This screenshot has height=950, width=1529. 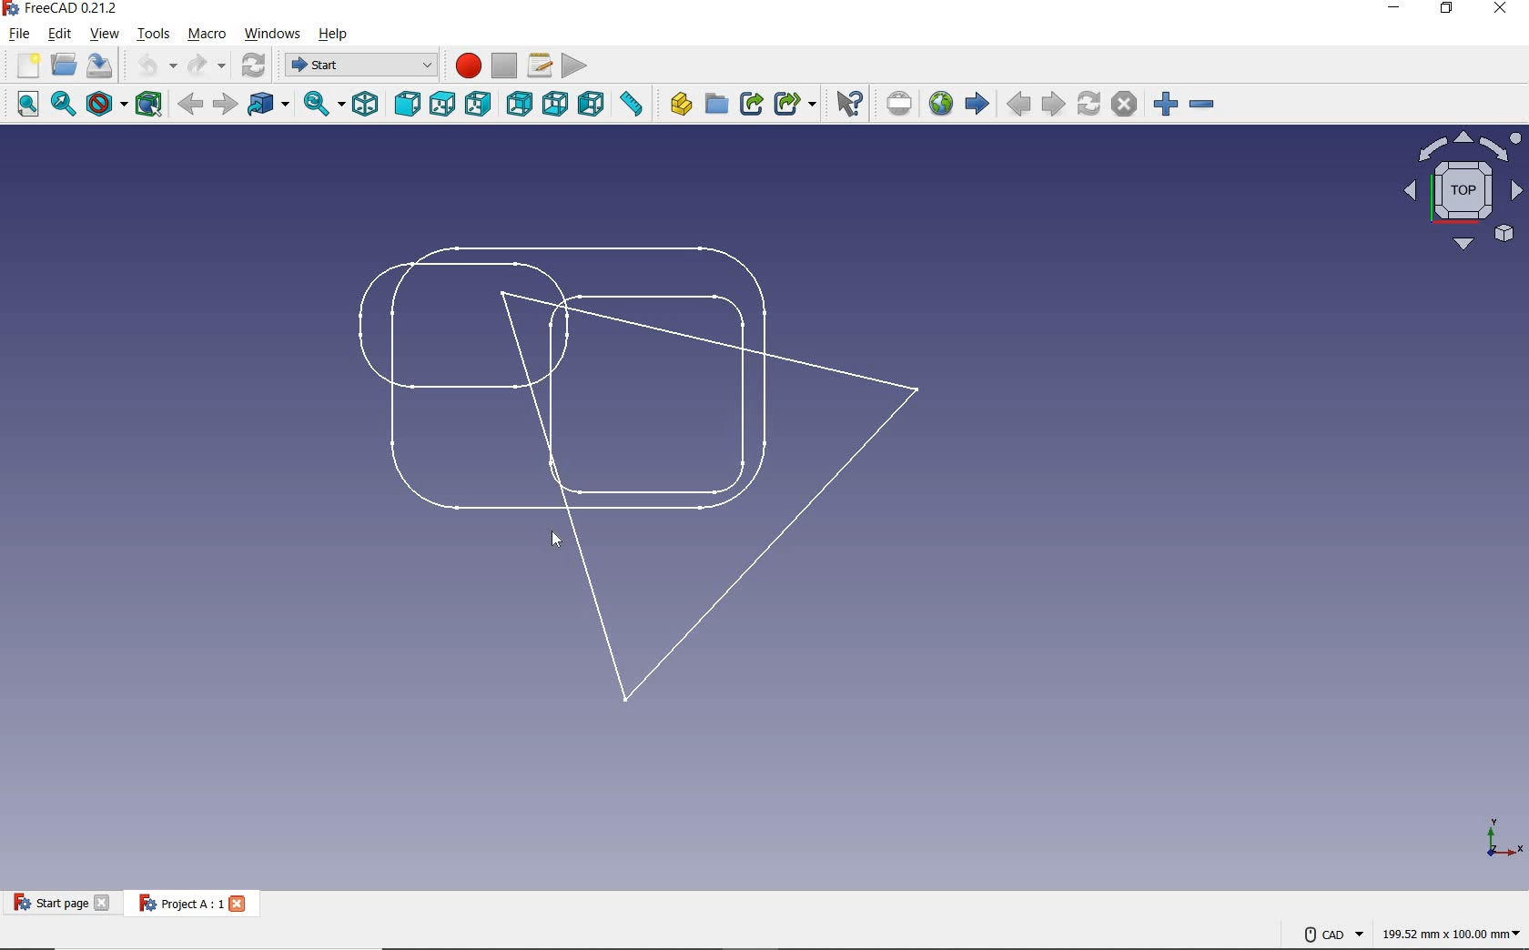 What do you see at coordinates (189, 104) in the screenshot?
I see `BACK` at bounding box center [189, 104].